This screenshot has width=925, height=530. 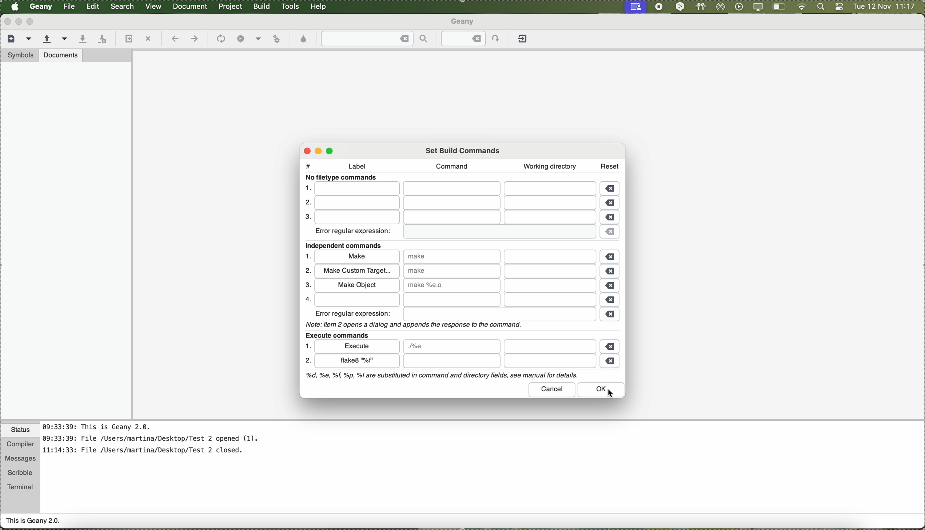 I want to click on play, so click(x=737, y=7).